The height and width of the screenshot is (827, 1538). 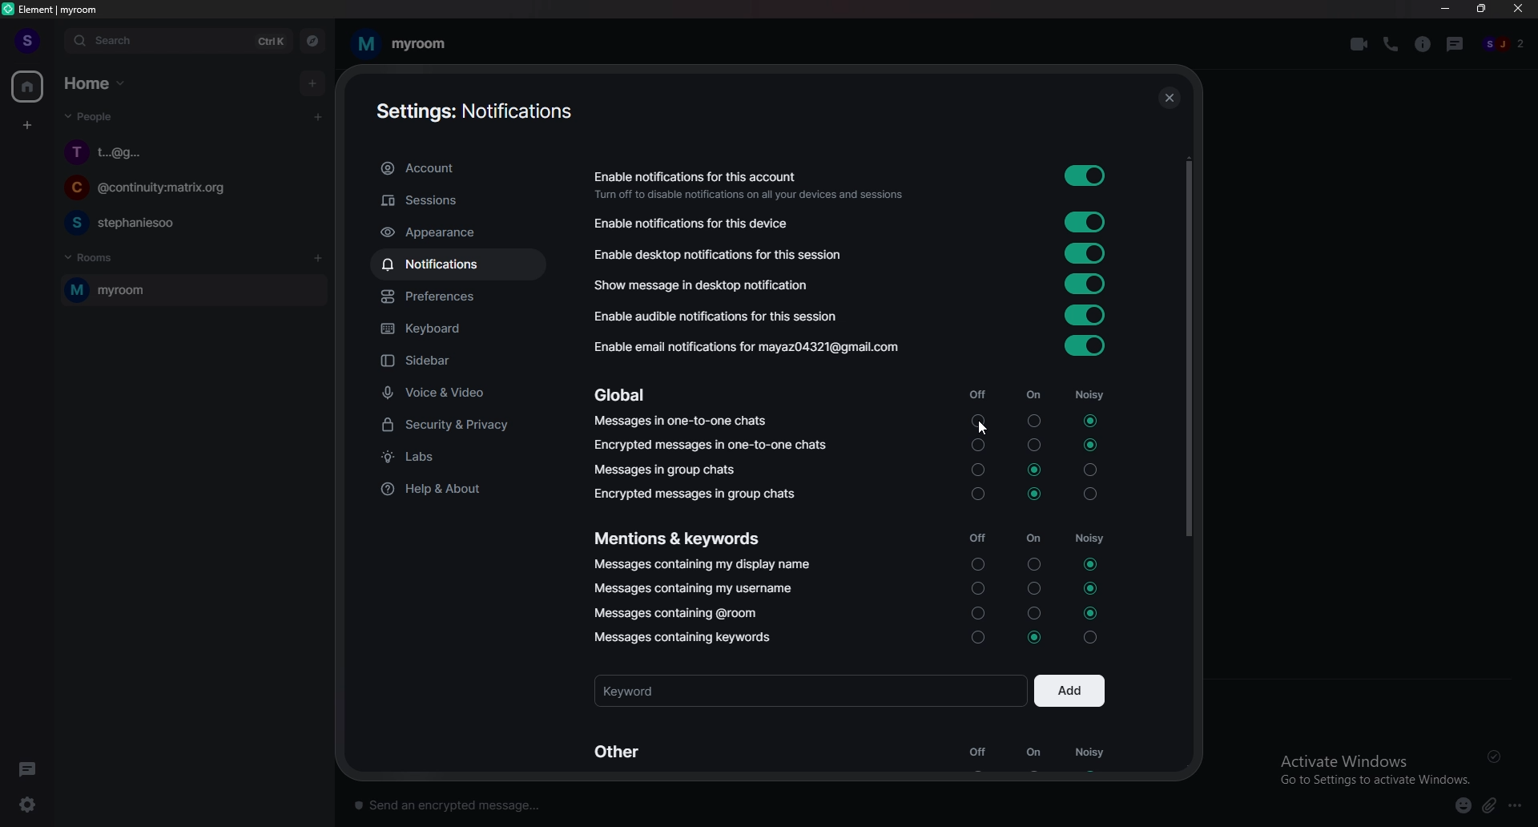 What do you see at coordinates (720, 318) in the screenshot?
I see `Enable audible notifications for this session` at bounding box center [720, 318].